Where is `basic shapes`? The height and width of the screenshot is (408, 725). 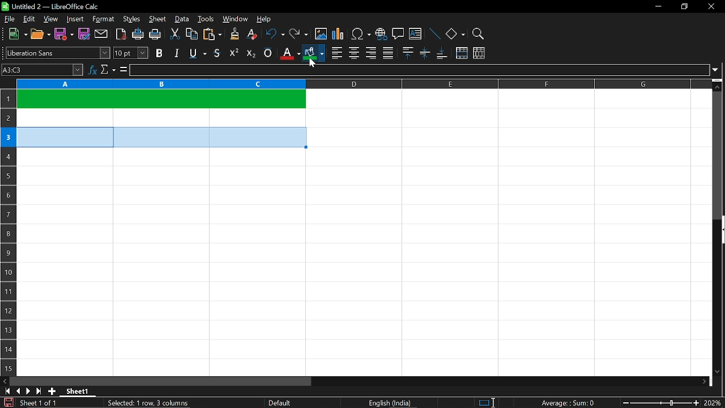 basic shapes is located at coordinates (455, 33).